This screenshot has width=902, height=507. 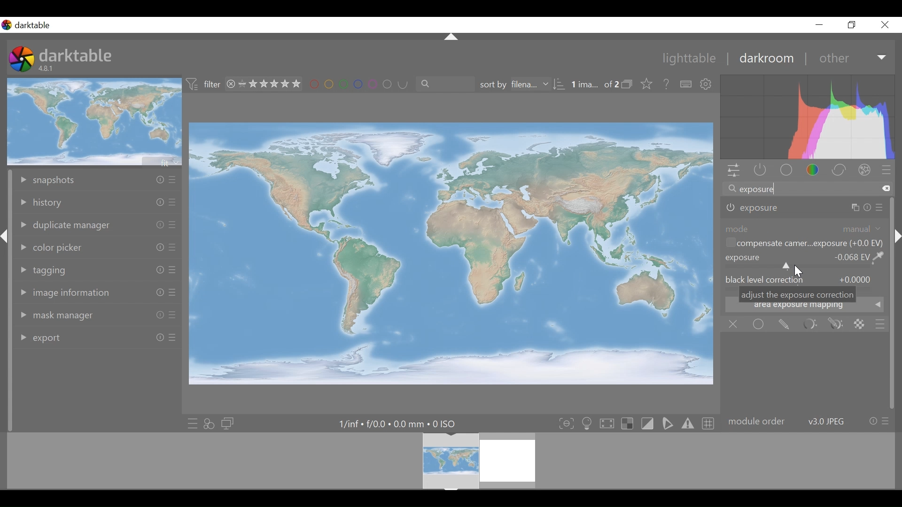 I want to click on tagging, so click(x=98, y=269).